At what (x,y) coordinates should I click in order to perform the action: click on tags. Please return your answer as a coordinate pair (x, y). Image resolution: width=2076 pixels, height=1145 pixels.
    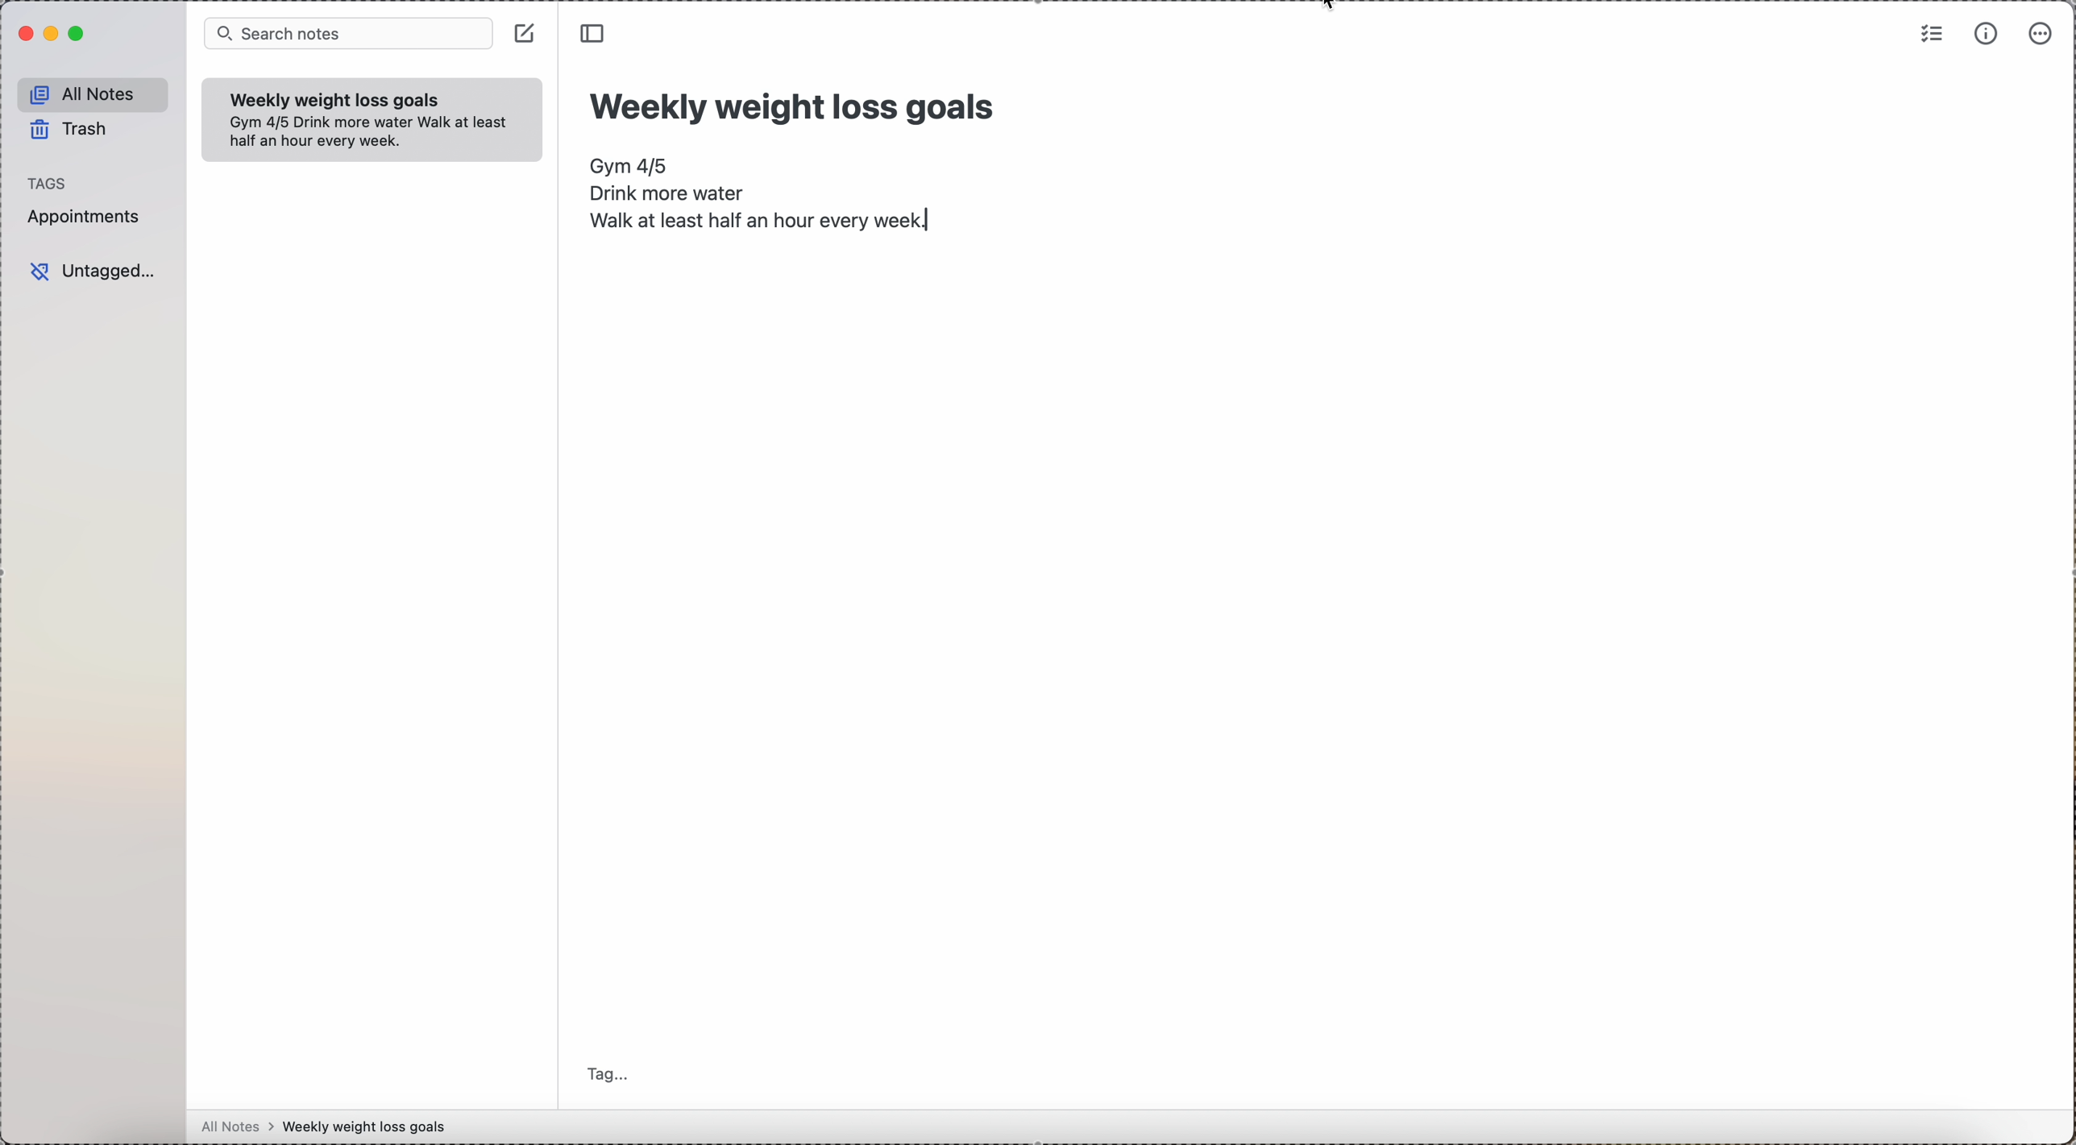
    Looking at the image, I should click on (49, 183).